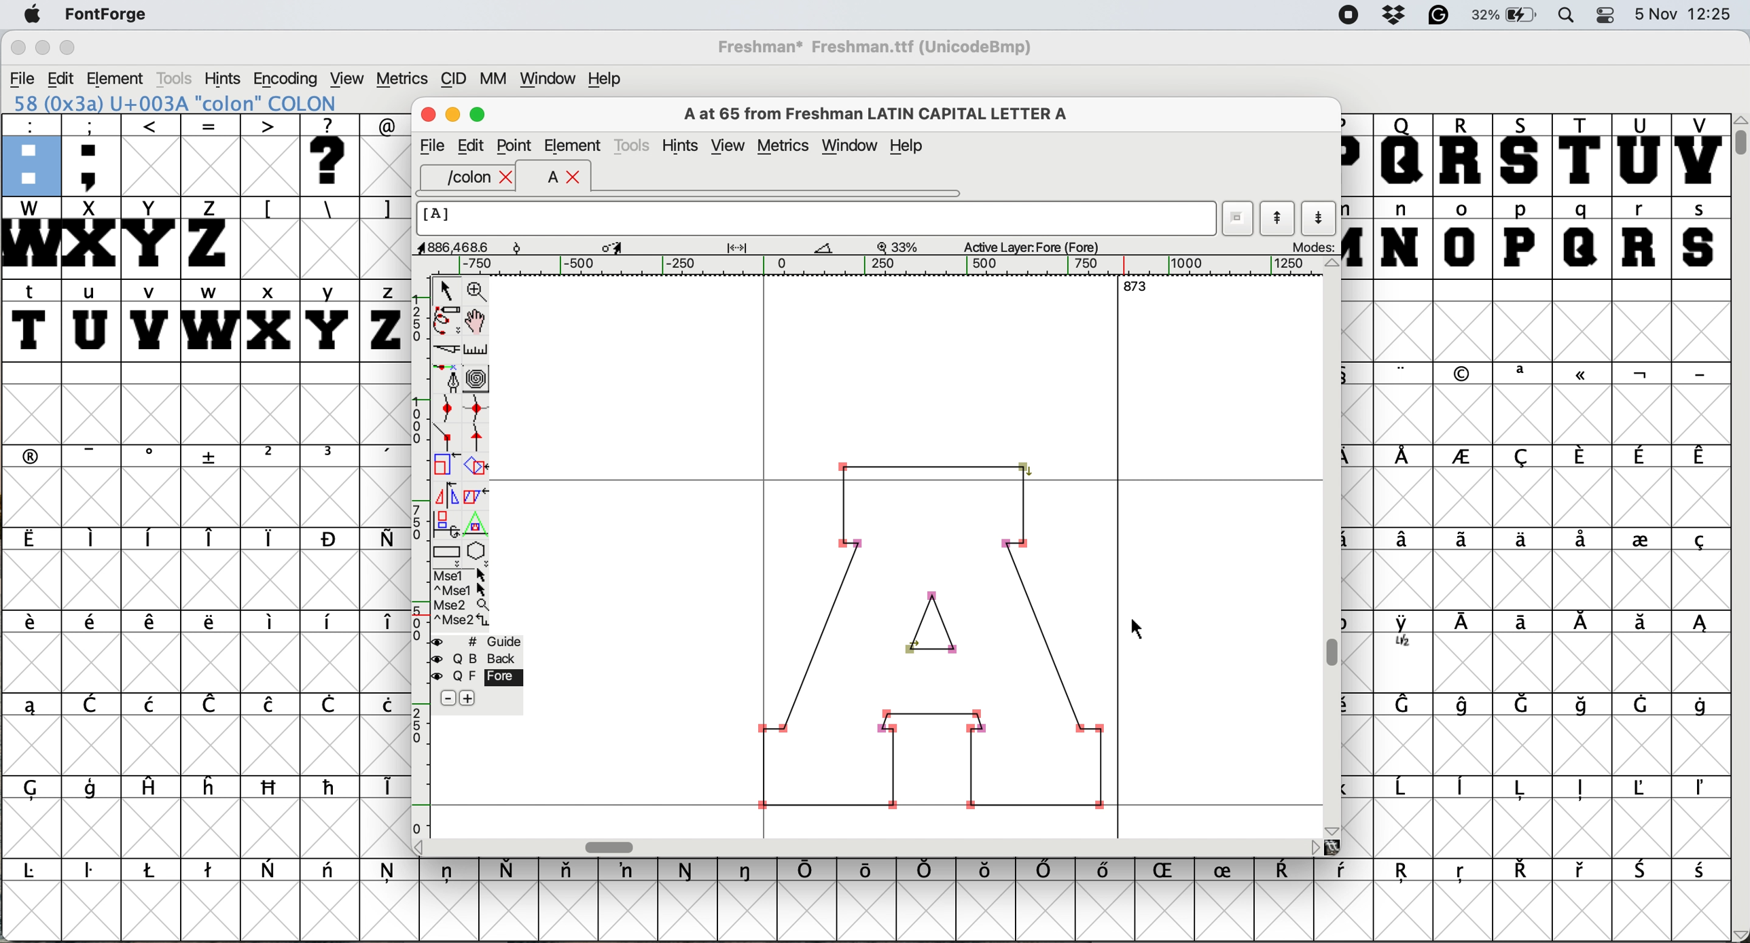 The width and height of the screenshot is (1750, 943). I want to click on v, so click(150, 320).